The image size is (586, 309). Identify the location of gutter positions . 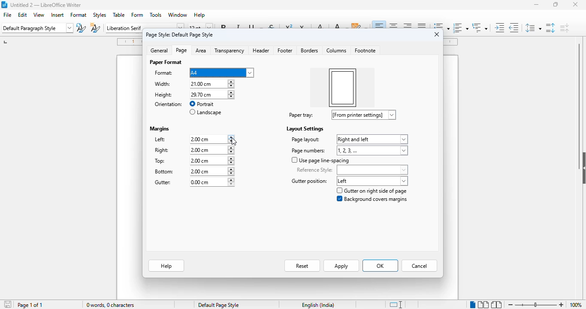
(304, 182).